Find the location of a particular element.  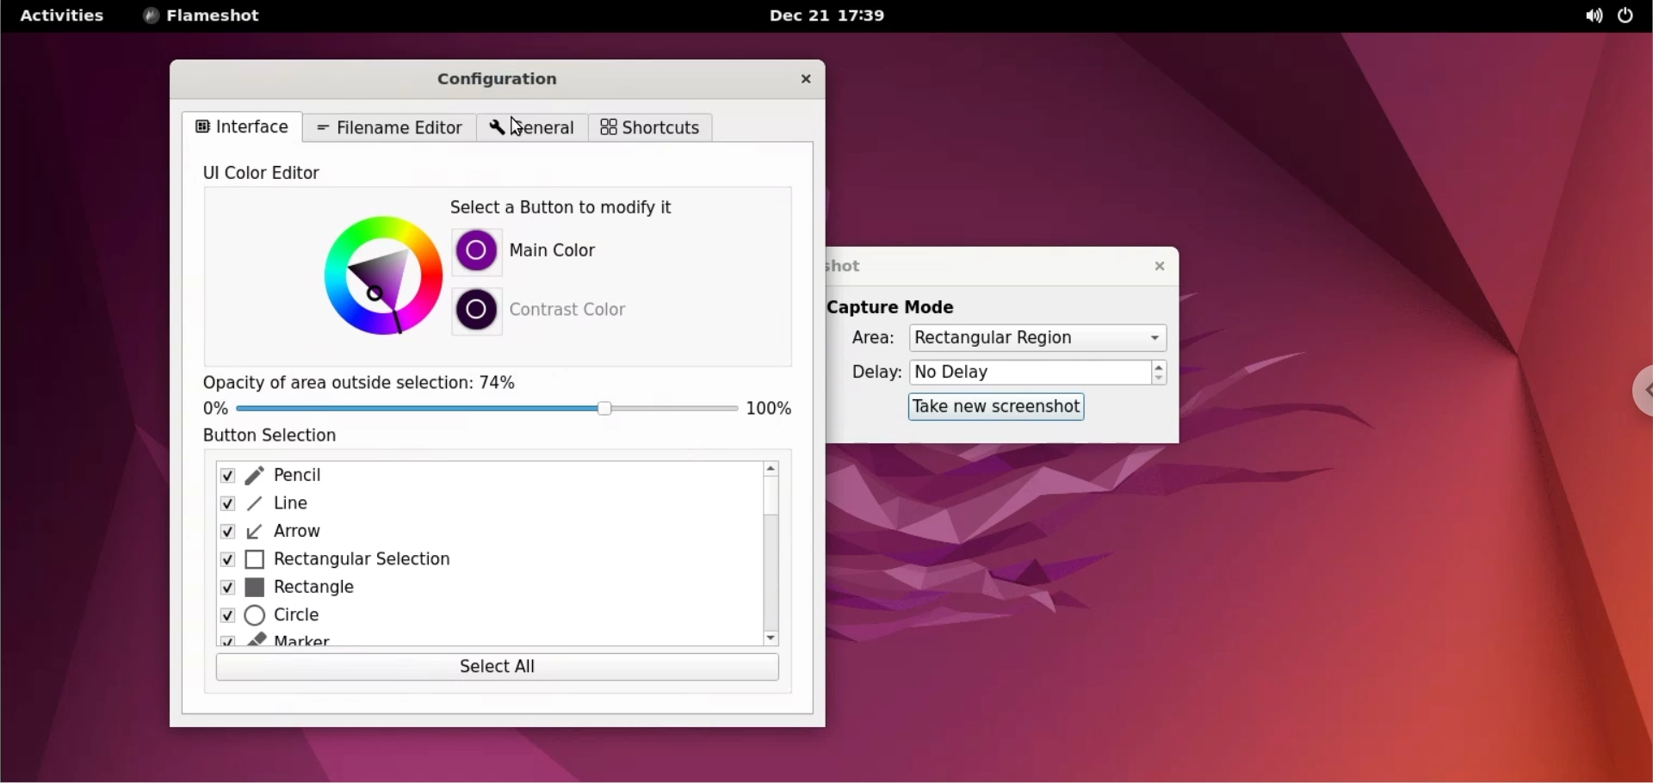

scrollbar is located at coordinates (771, 555).